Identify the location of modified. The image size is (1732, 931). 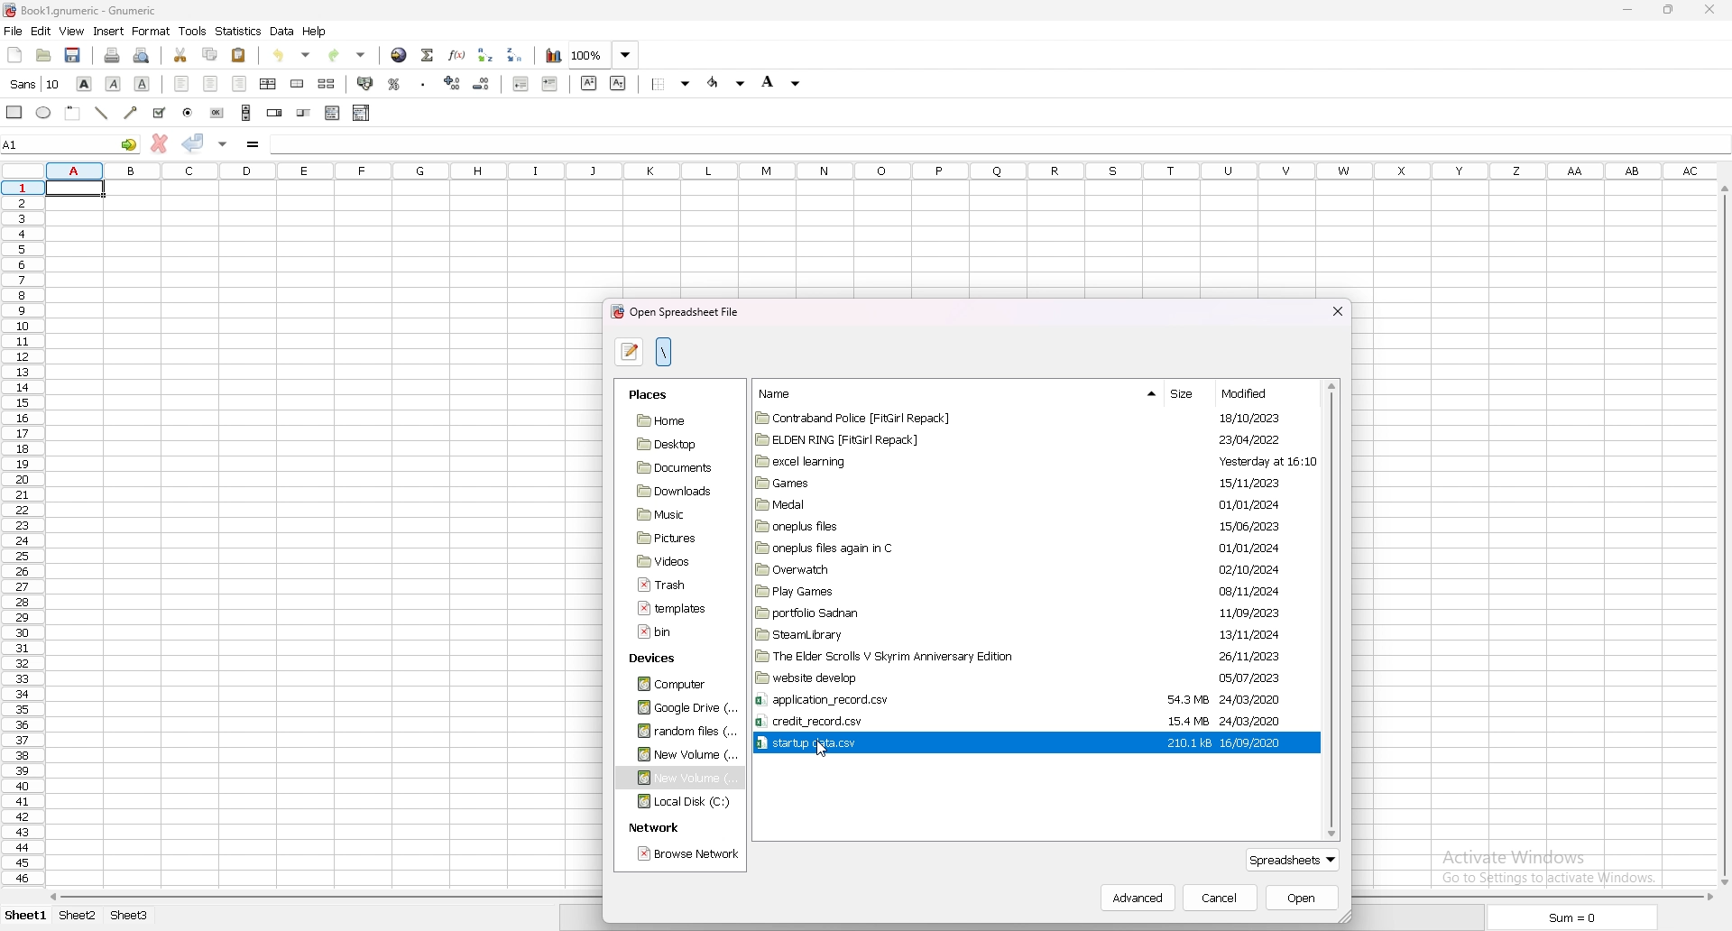
(1258, 393).